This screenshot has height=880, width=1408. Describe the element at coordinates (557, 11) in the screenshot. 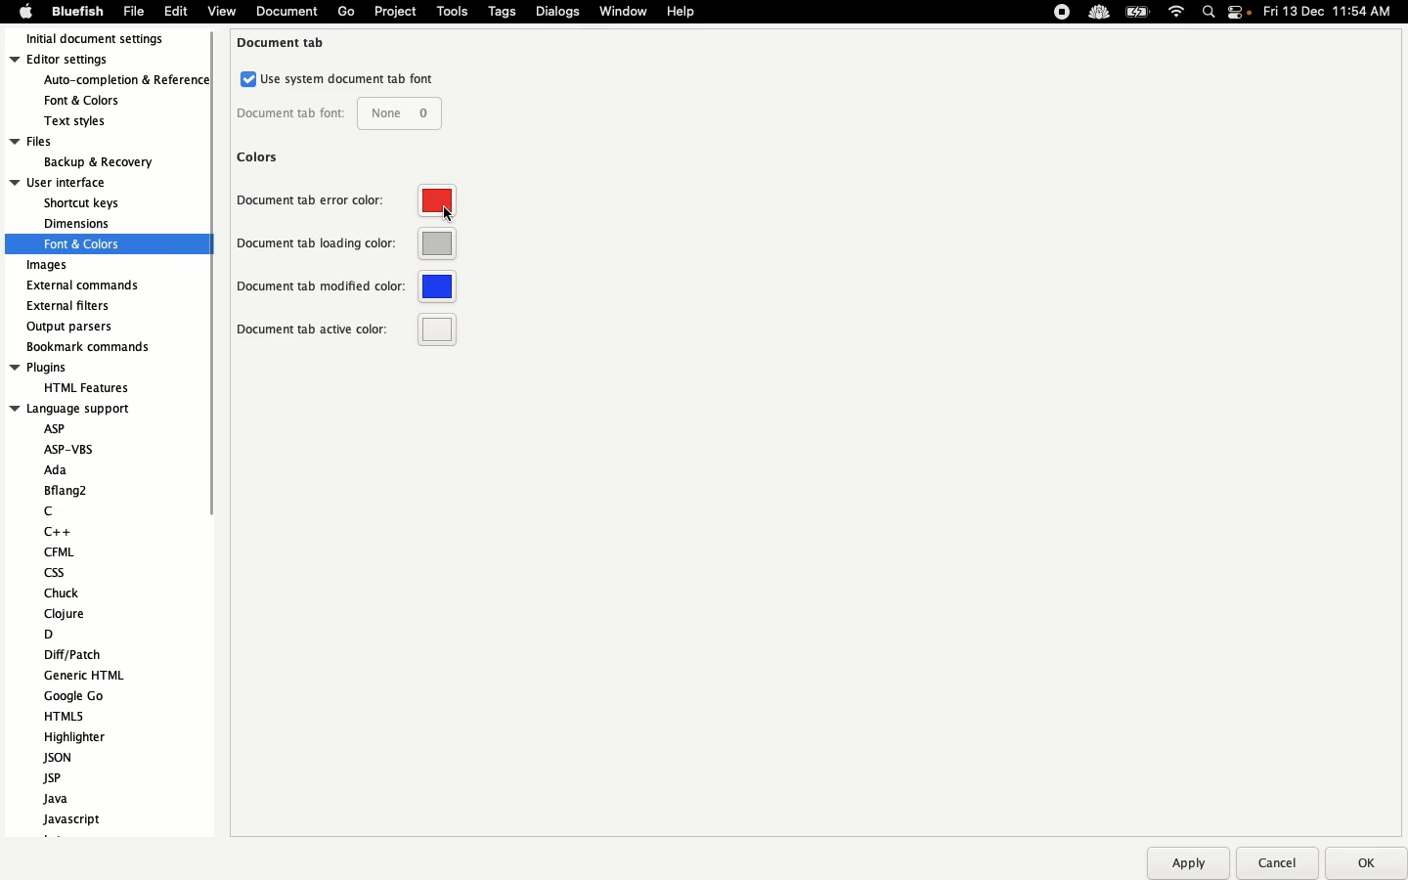

I see `Dialogs` at that location.